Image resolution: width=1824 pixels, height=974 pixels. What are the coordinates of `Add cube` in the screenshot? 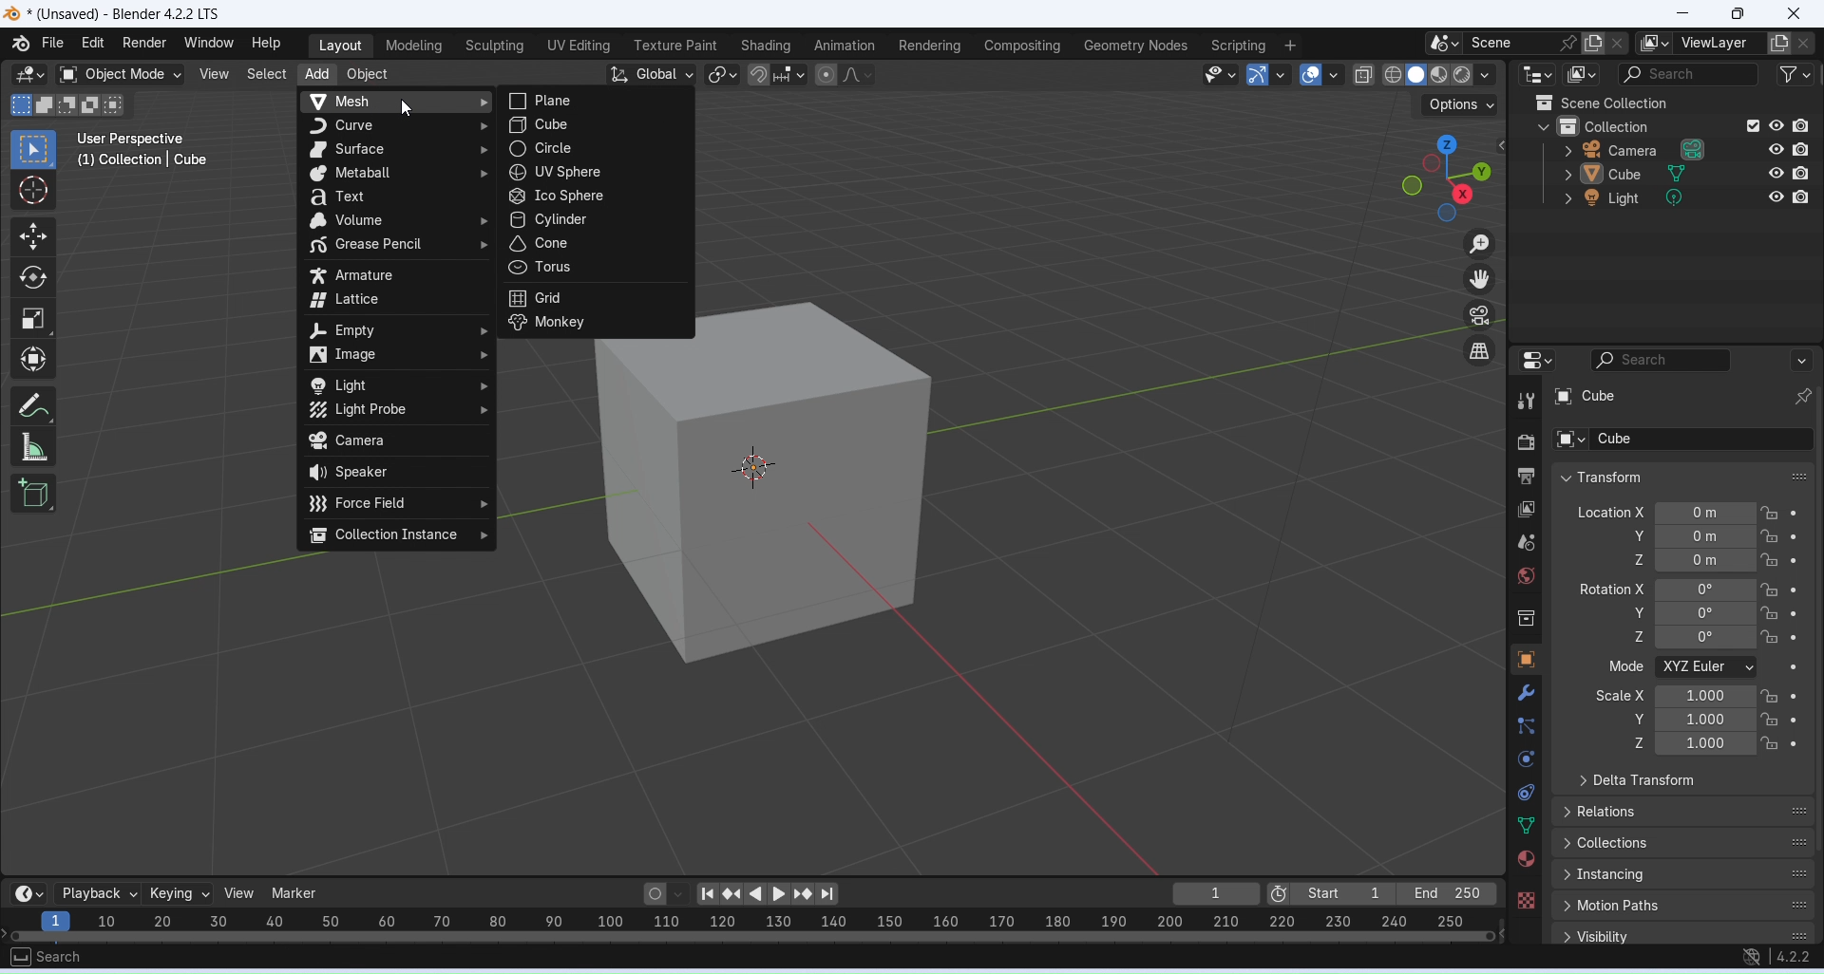 It's located at (35, 492).